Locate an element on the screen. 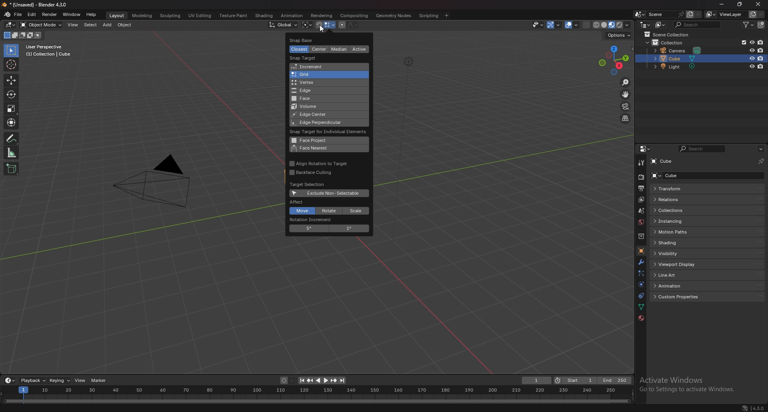  add workspace is located at coordinates (446, 16).